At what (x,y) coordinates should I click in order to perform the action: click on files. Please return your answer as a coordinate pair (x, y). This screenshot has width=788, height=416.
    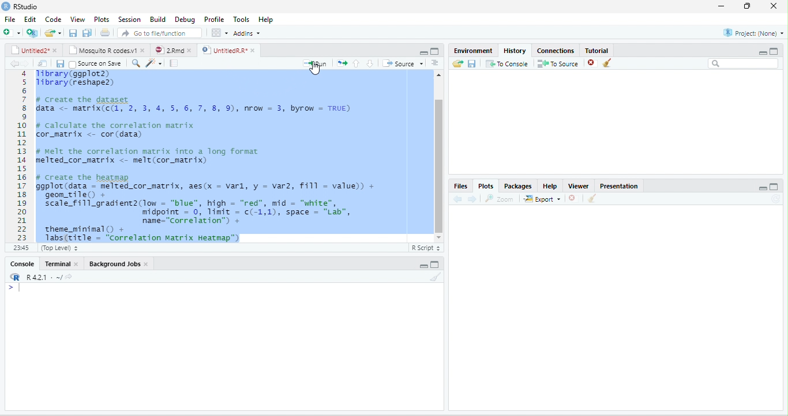
    Looking at the image, I should click on (40, 62).